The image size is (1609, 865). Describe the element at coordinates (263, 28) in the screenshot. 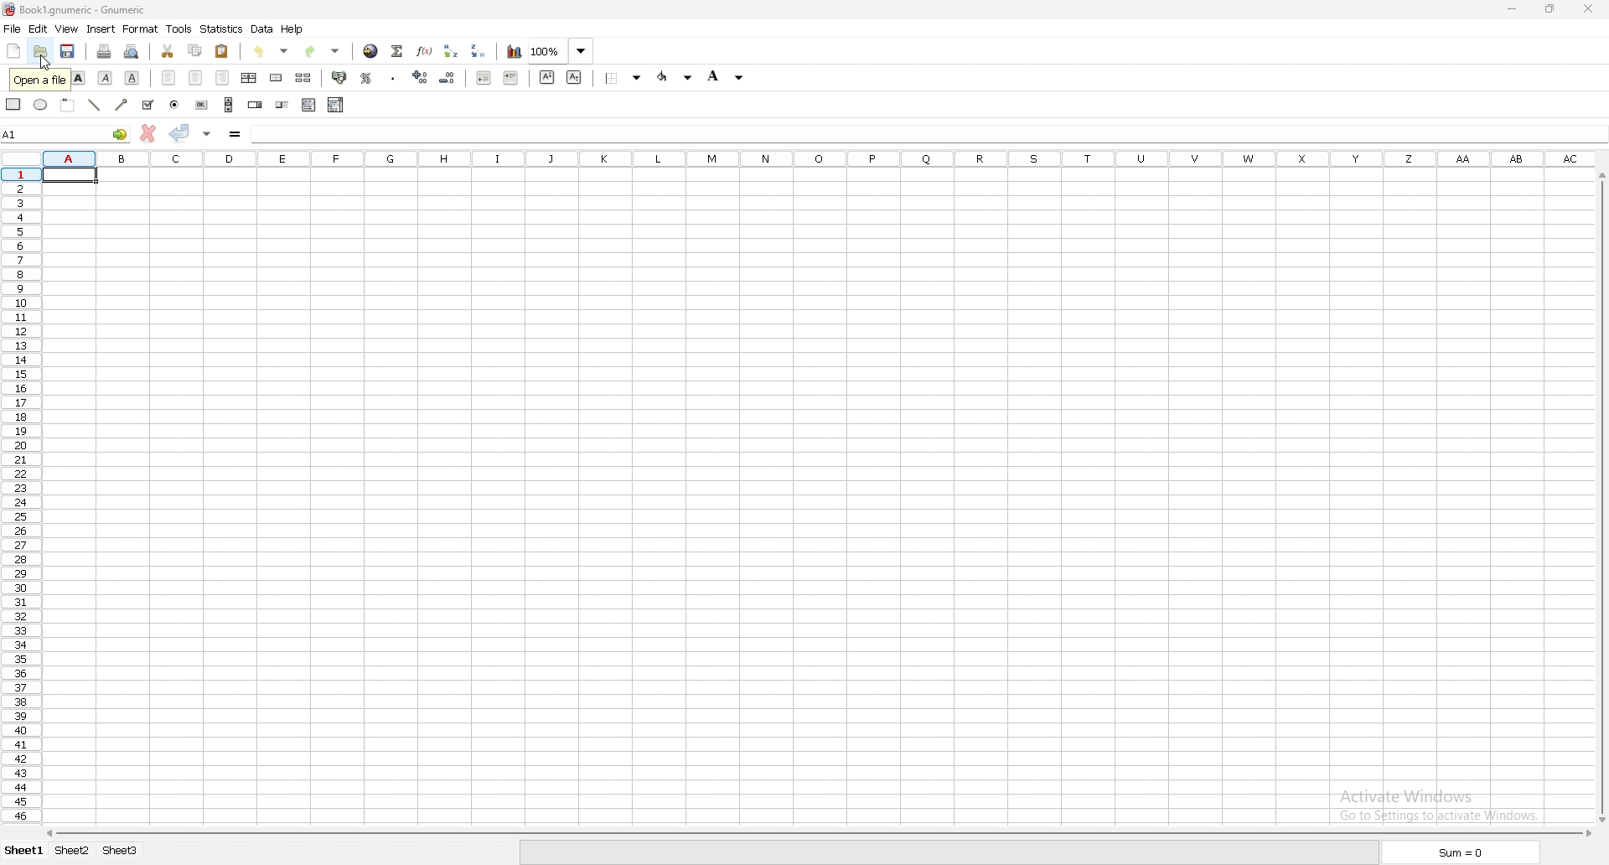

I see `data` at that location.